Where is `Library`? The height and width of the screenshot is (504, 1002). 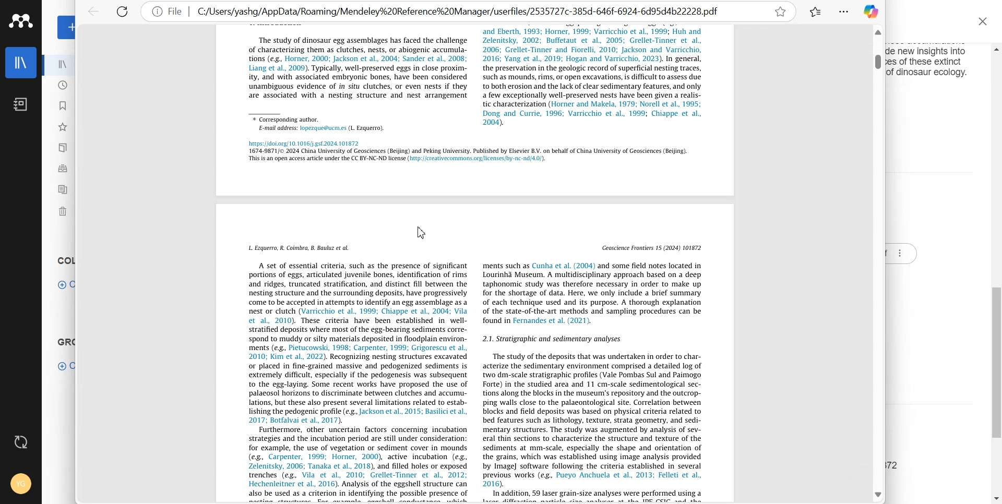
Library is located at coordinates (21, 63).